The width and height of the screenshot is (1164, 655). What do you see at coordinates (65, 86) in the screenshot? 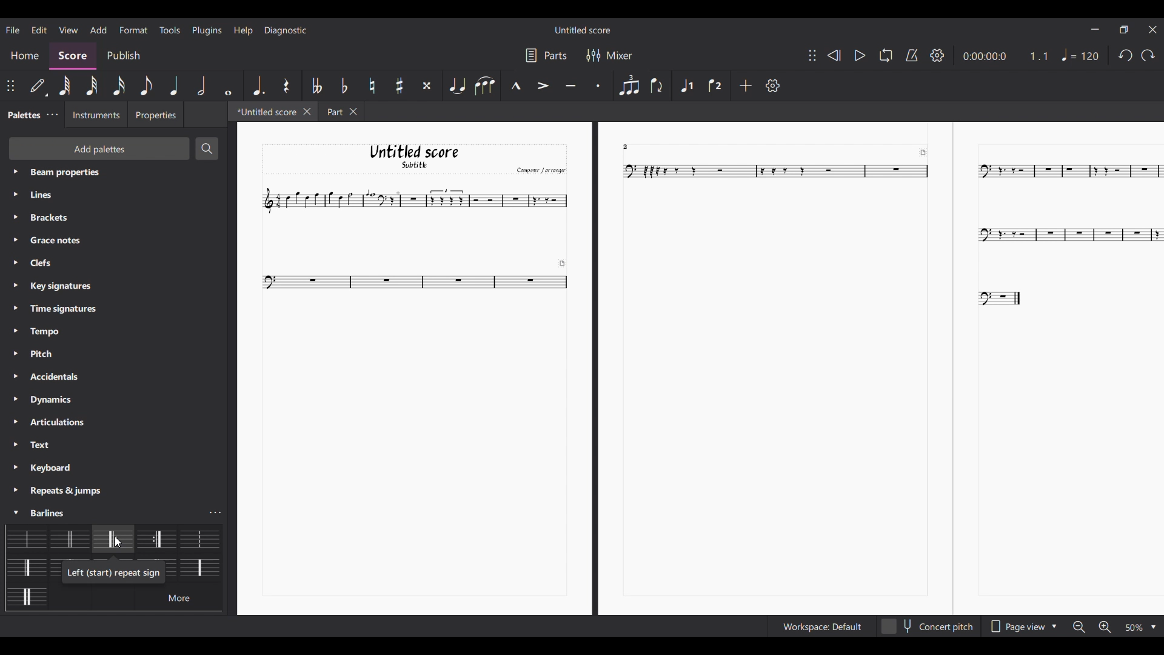
I see `64th note` at bounding box center [65, 86].